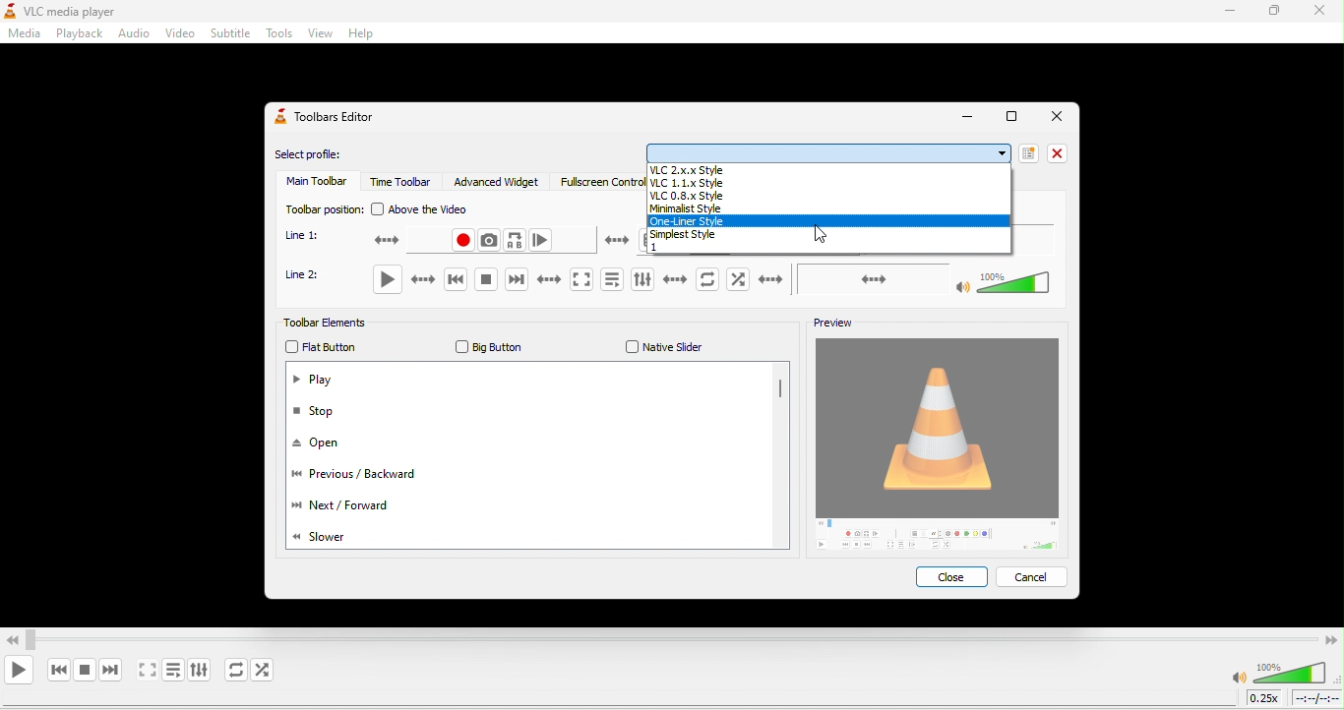 The image size is (1344, 710). I want to click on previous/backward, so click(370, 479).